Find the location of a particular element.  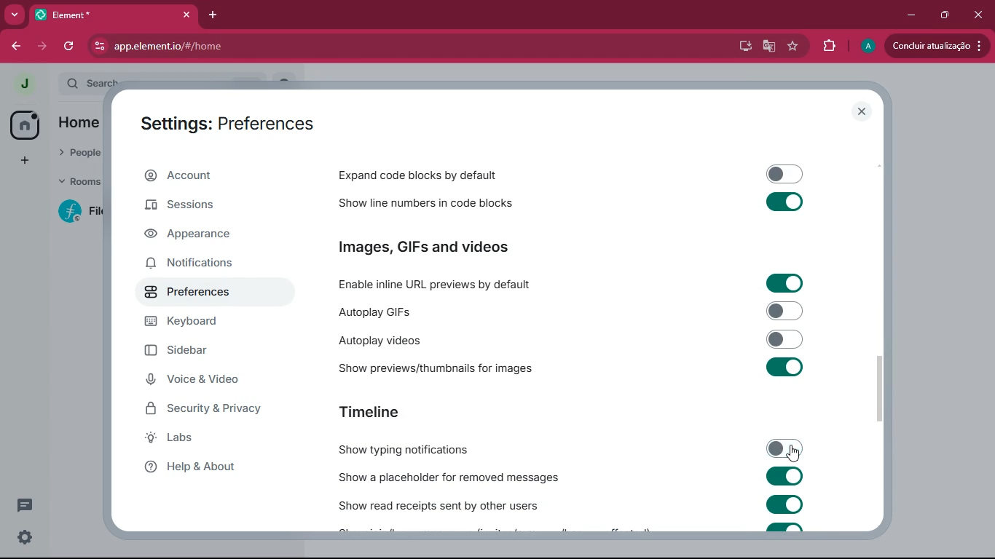

maximize is located at coordinates (946, 15).